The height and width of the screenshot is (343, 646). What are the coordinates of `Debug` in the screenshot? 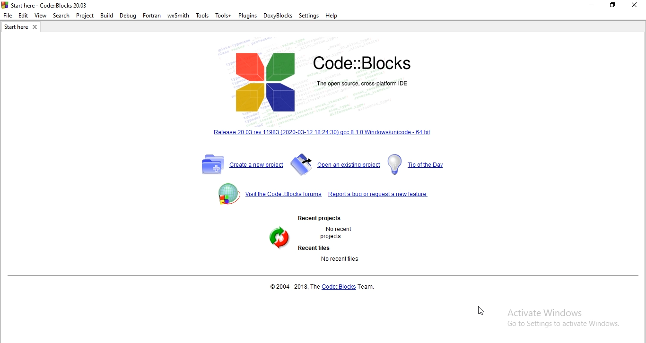 It's located at (128, 16).